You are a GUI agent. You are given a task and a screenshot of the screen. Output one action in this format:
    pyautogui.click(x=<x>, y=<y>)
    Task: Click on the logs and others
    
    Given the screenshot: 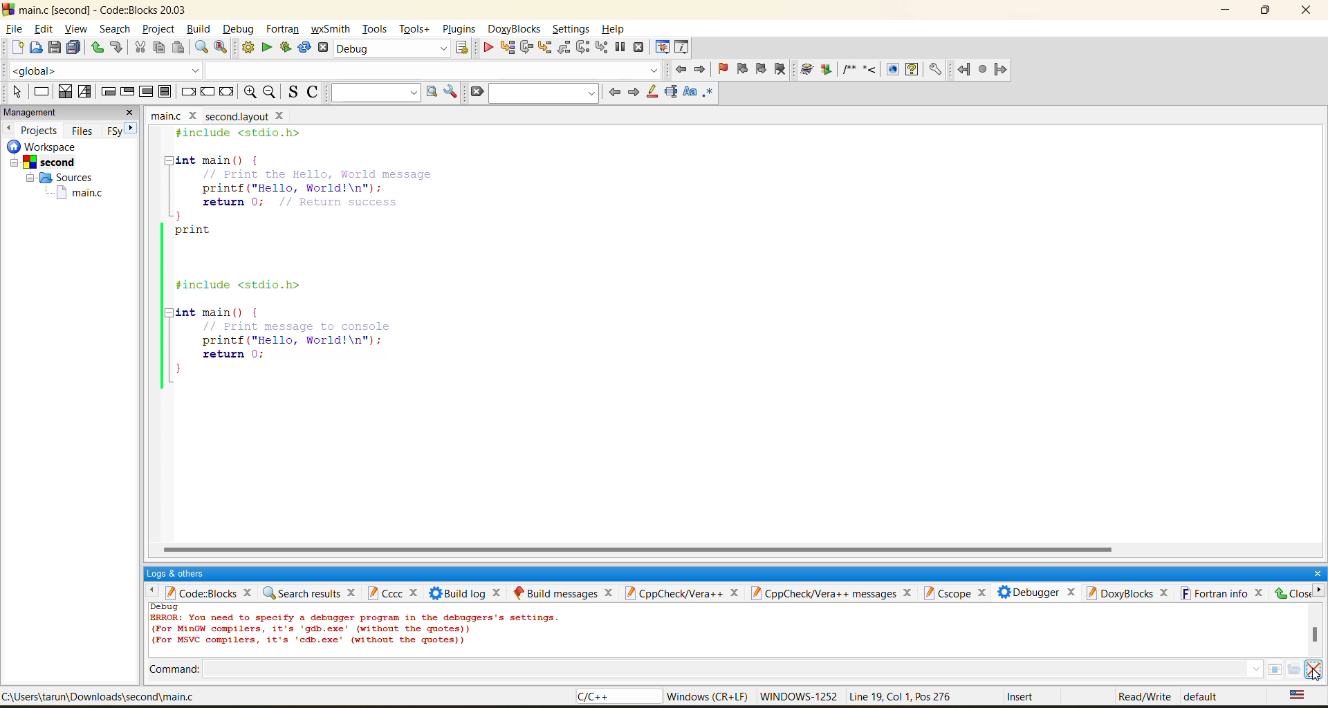 What is the action you would take?
    pyautogui.click(x=181, y=575)
    